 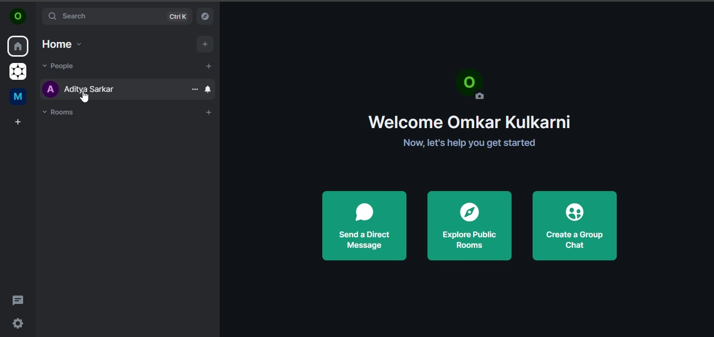 I want to click on create a group chat, so click(x=574, y=224).